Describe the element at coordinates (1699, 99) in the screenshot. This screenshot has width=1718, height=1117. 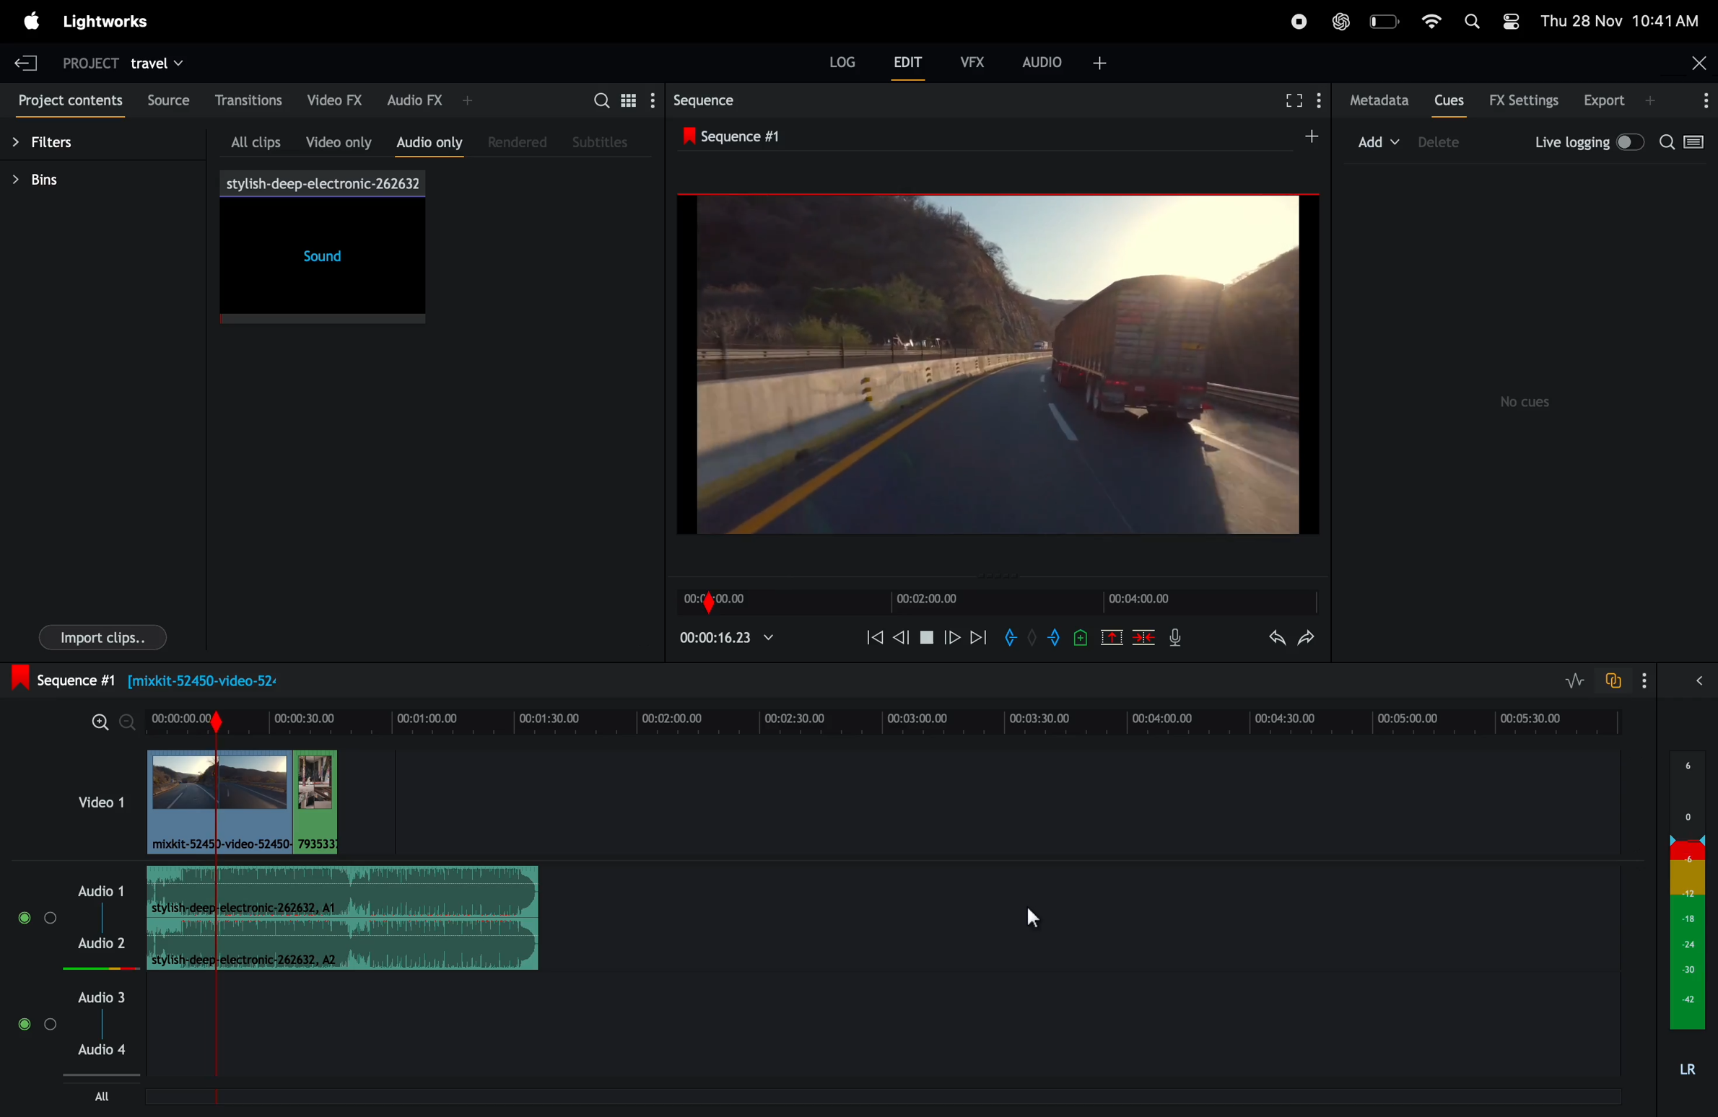
I see `options` at that location.